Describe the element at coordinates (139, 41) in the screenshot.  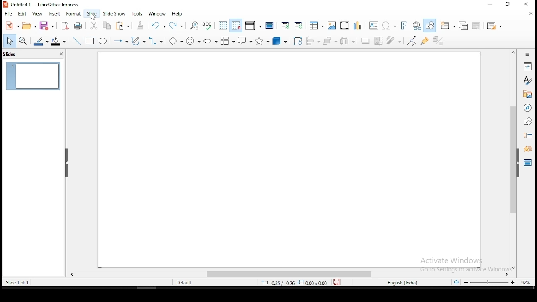
I see `curves and polygons` at that location.